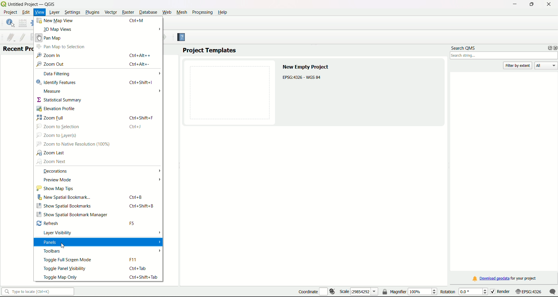 The height and width of the screenshot is (297, 558). What do you see at coordinates (133, 260) in the screenshot?
I see `F11` at bounding box center [133, 260].